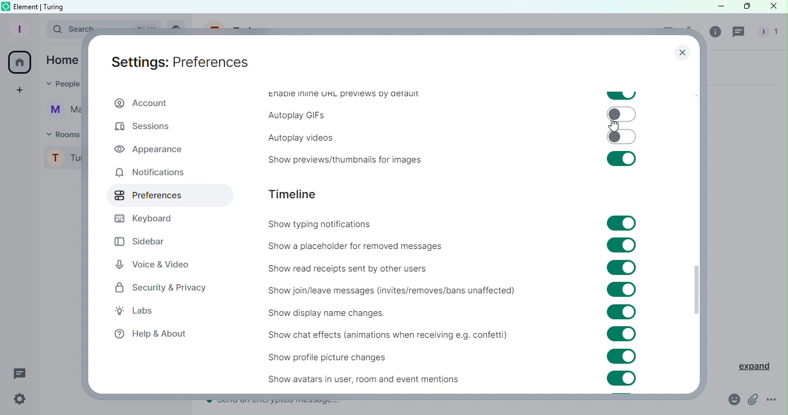  I want to click on Show profile picture changes, so click(338, 357).